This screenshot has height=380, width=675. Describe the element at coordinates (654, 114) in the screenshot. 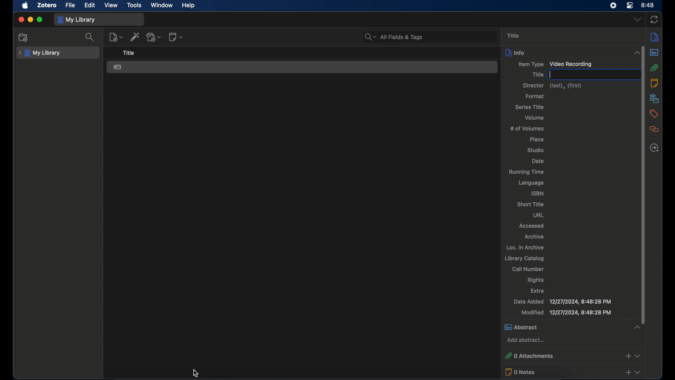

I see `tags` at that location.